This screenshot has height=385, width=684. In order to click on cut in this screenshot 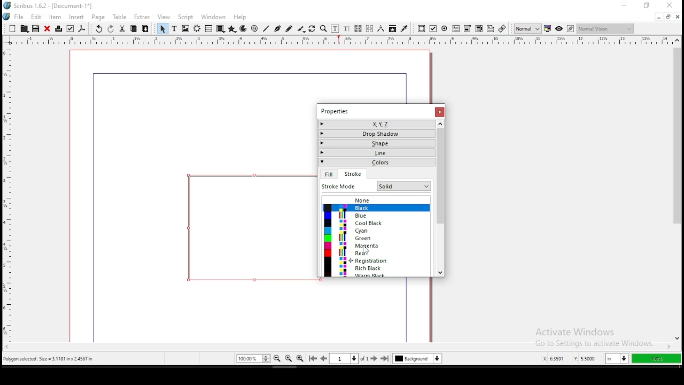, I will do `click(122, 29)`.